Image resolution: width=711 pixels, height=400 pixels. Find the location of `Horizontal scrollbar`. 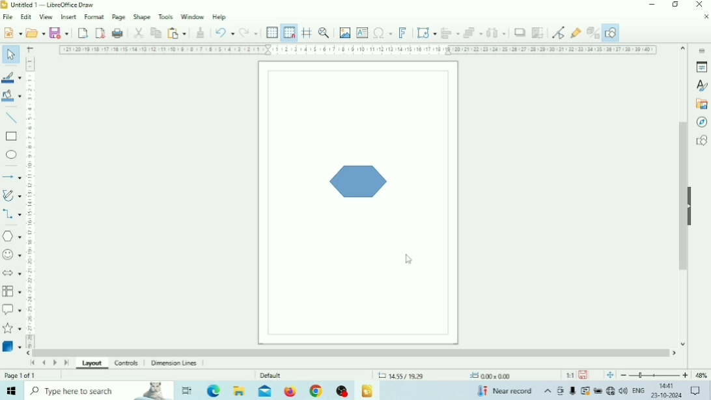

Horizontal scrollbar is located at coordinates (352, 352).